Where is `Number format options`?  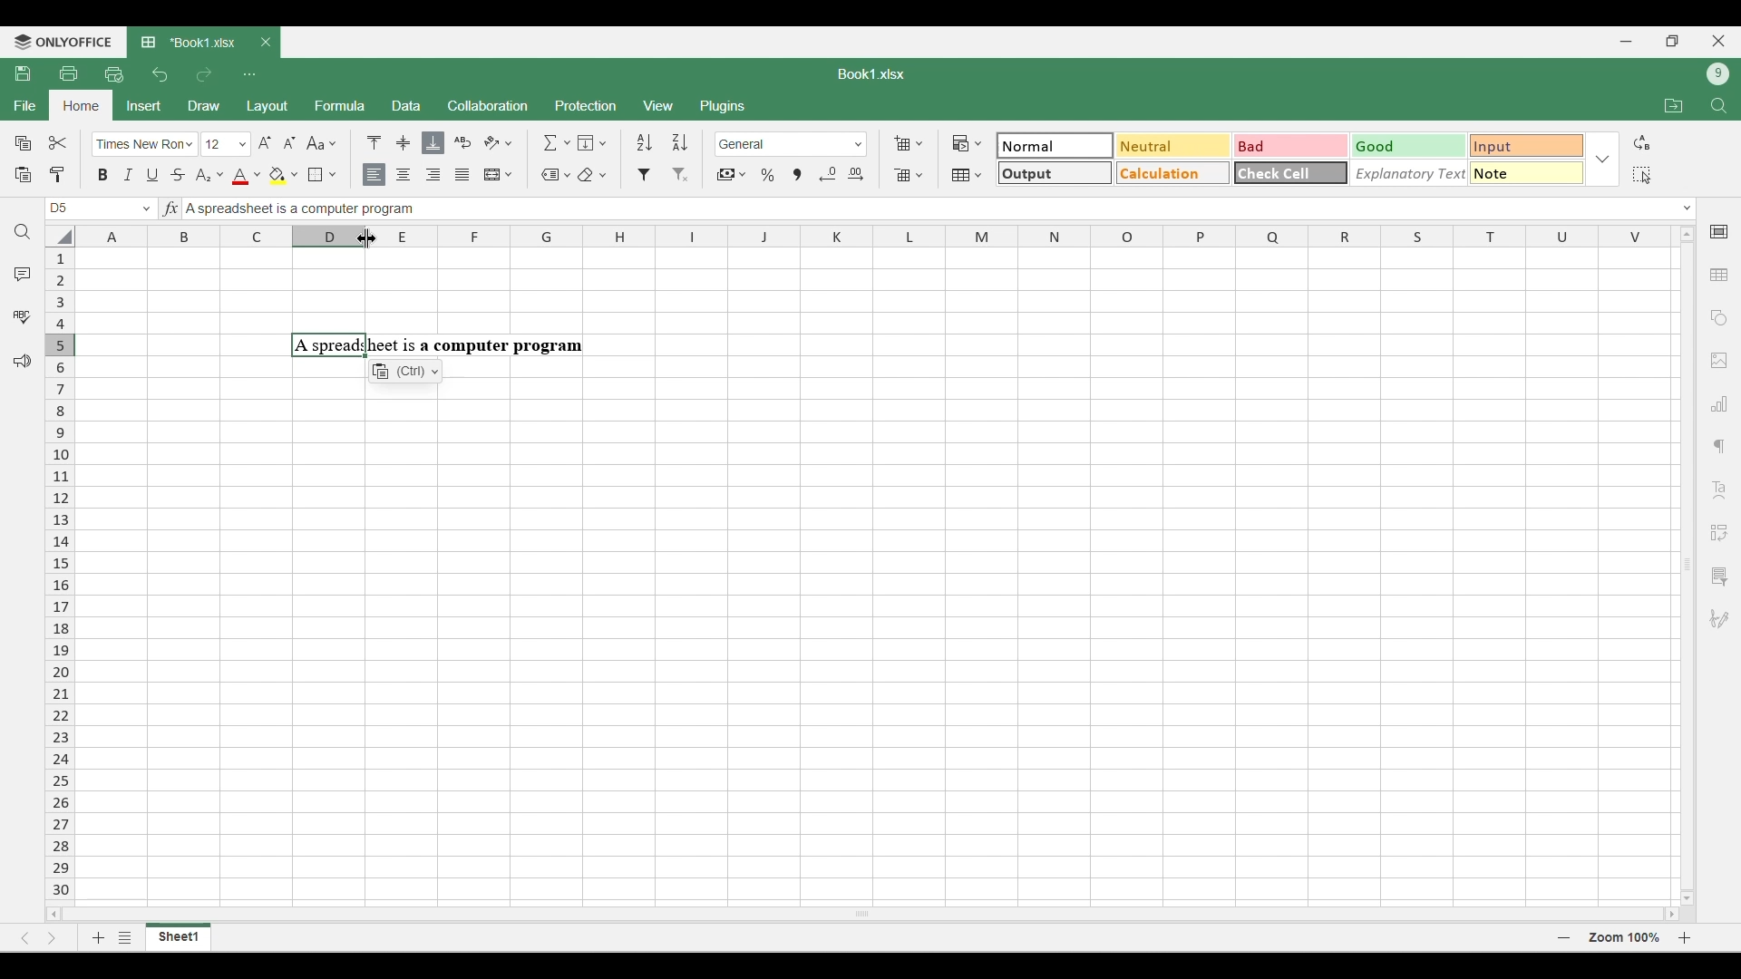
Number format options is located at coordinates (792, 144).